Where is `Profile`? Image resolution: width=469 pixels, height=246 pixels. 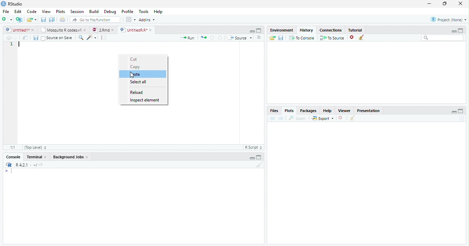 Profile is located at coordinates (128, 12).